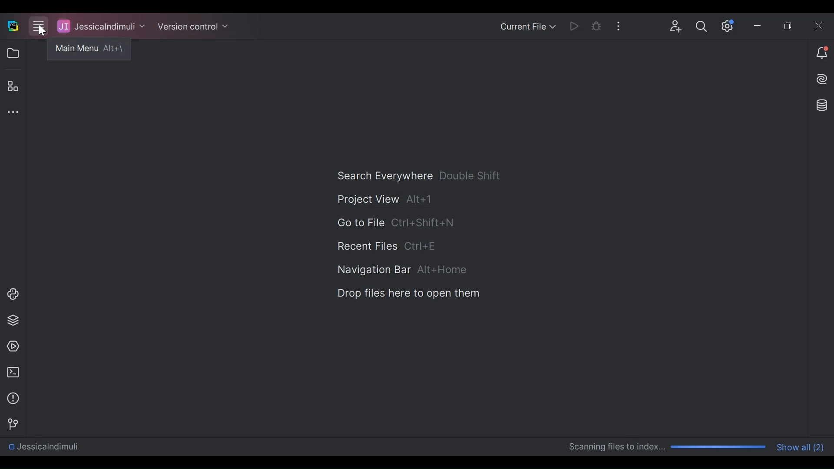 The image size is (834, 469). I want to click on Close, so click(816, 24).